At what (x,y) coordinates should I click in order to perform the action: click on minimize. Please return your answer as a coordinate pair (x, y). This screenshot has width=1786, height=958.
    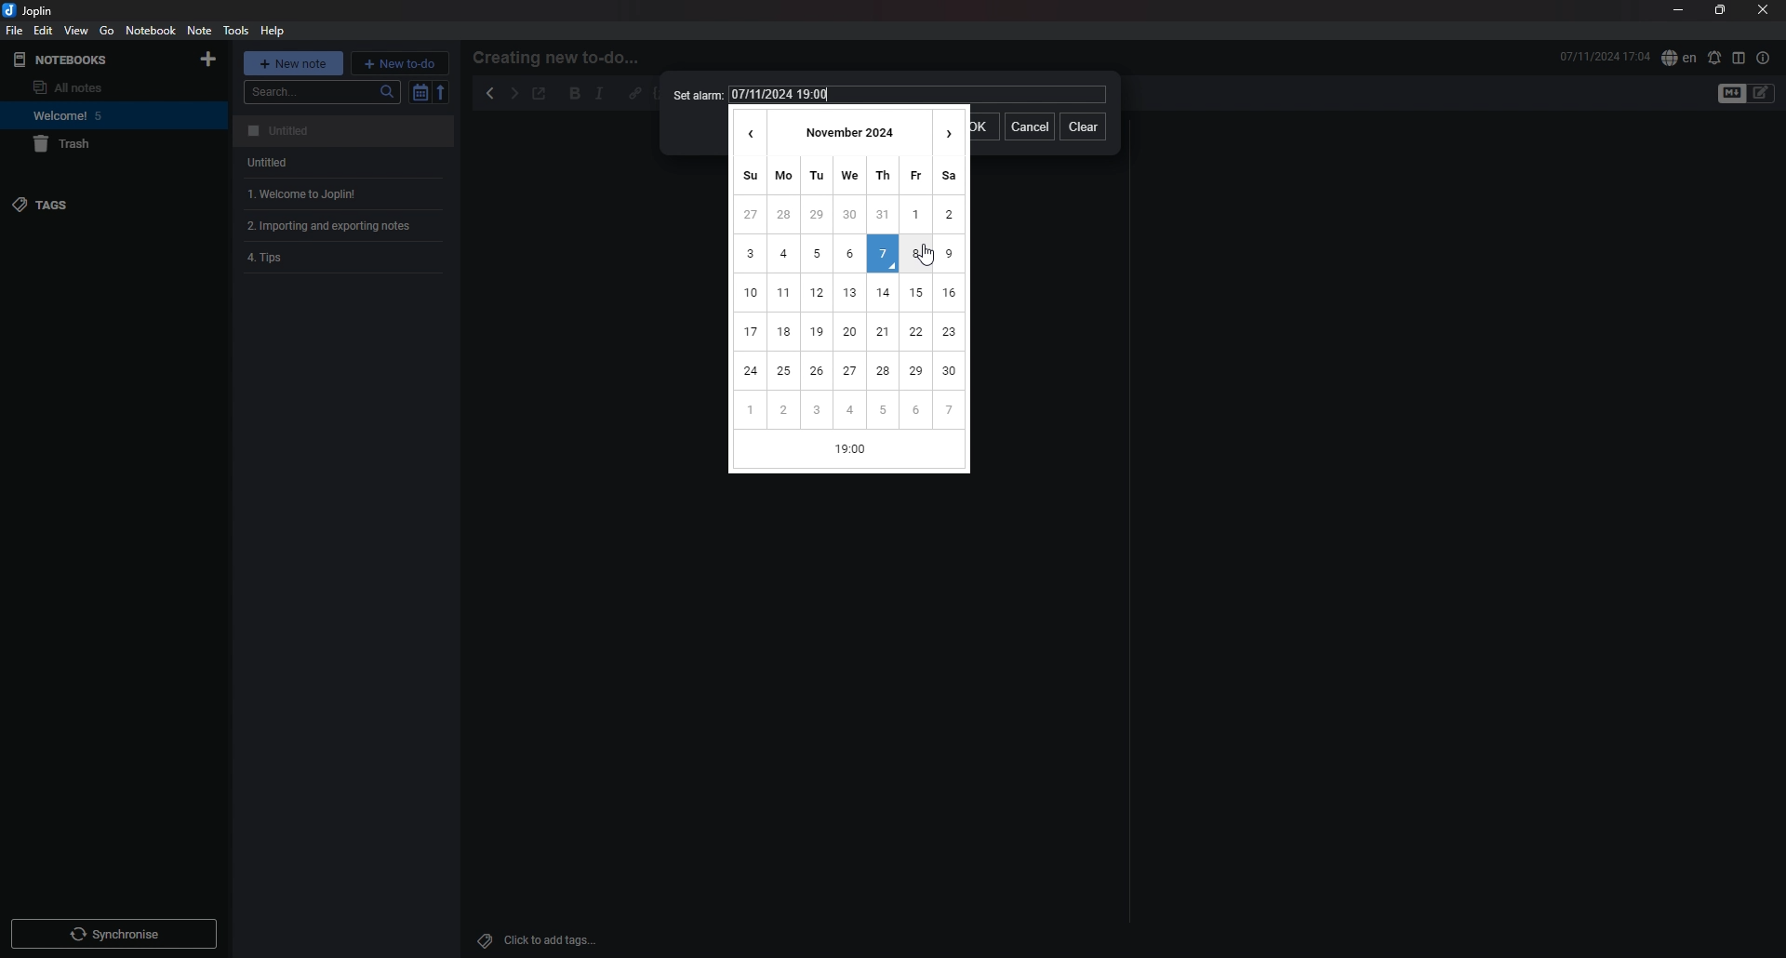
    Looking at the image, I should click on (1676, 9).